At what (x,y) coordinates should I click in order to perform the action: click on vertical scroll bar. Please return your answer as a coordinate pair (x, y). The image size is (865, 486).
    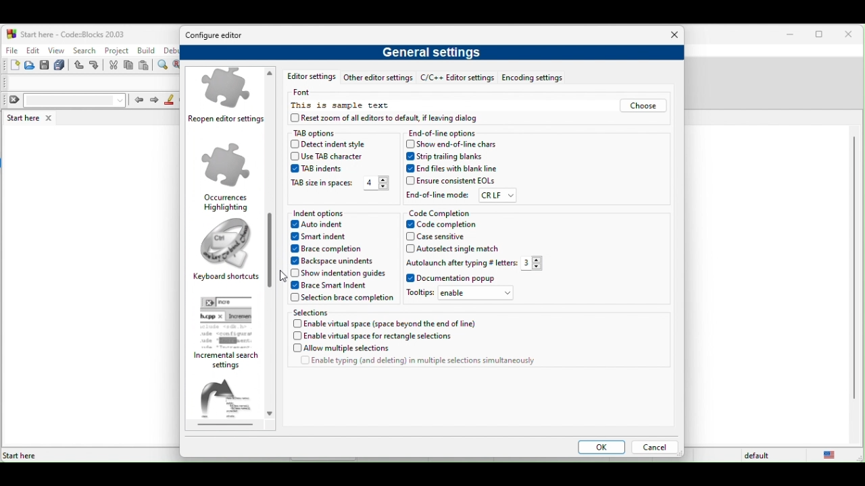
    Looking at the image, I should click on (853, 269).